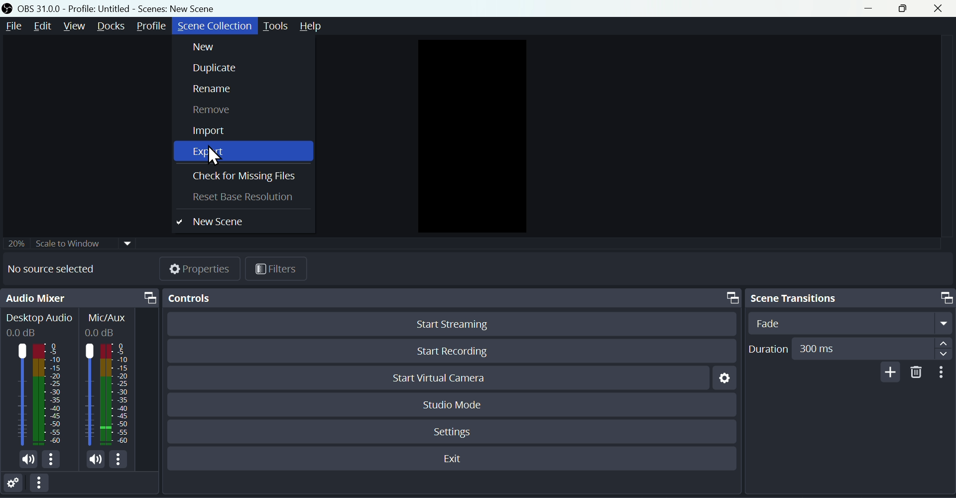  I want to click on Close, so click(943, 8).